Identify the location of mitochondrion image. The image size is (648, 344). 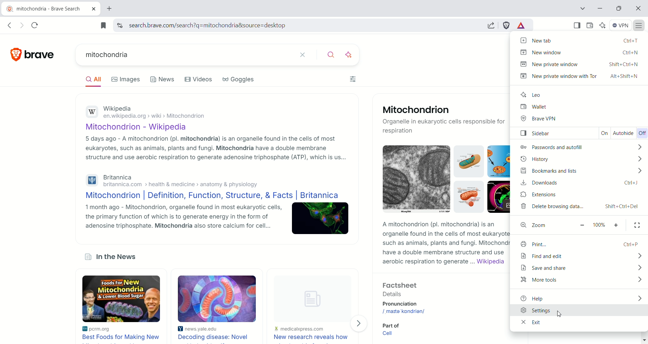
(327, 218).